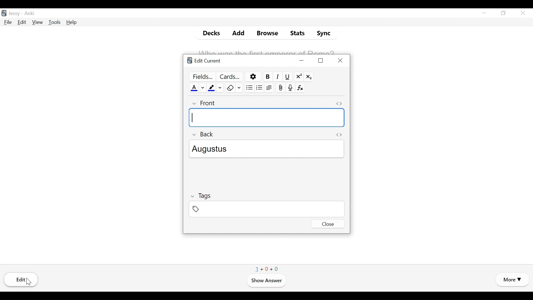 This screenshot has width=533, height=300. What do you see at coordinates (302, 60) in the screenshot?
I see `minimize` at bounding box center [302, 60].